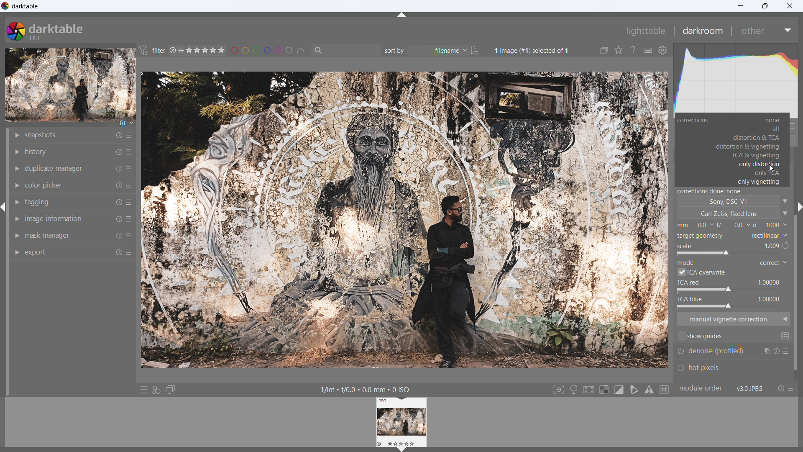 Image resolution: width=803 pixels, height=452 pixels. What do you see at coordinates (152, 51) in the screenshot?
I see `filter preferences` at bounding box center [152, 51].